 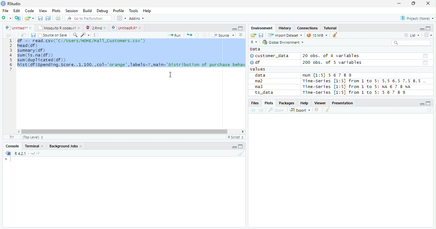 What do you see at coordinates (260, 82) in the screenshot?
I see `ma2` at bounding box center [260, 82].